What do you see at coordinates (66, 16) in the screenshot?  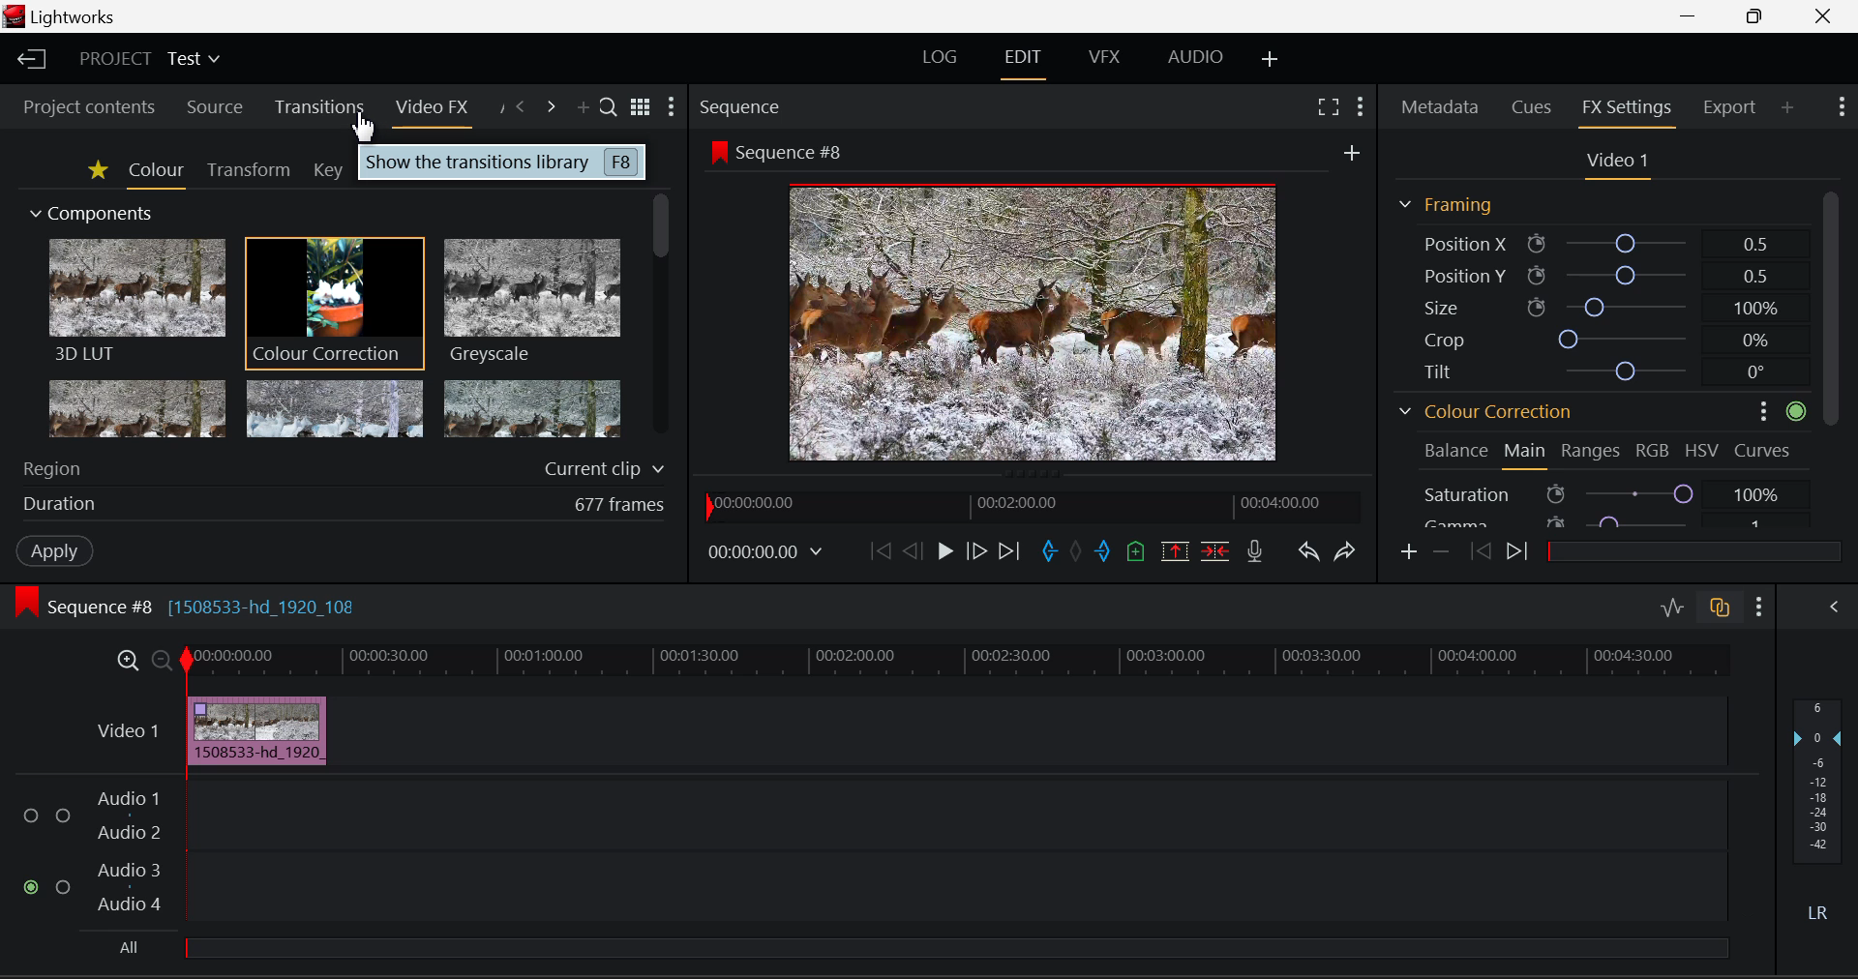 I see `Window Title` at bounding box center [66, 16].